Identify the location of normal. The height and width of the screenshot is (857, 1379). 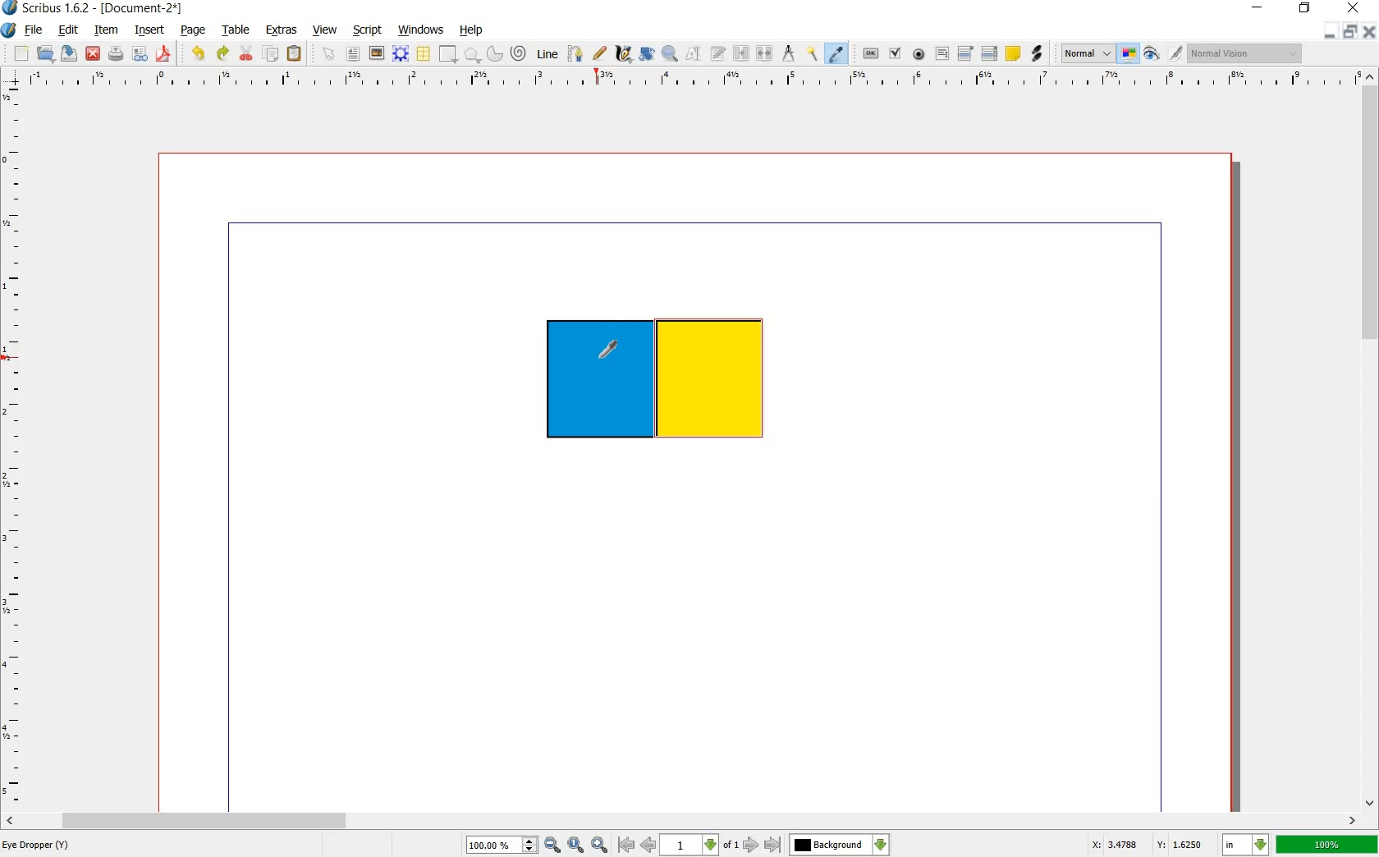
(1088, 53).